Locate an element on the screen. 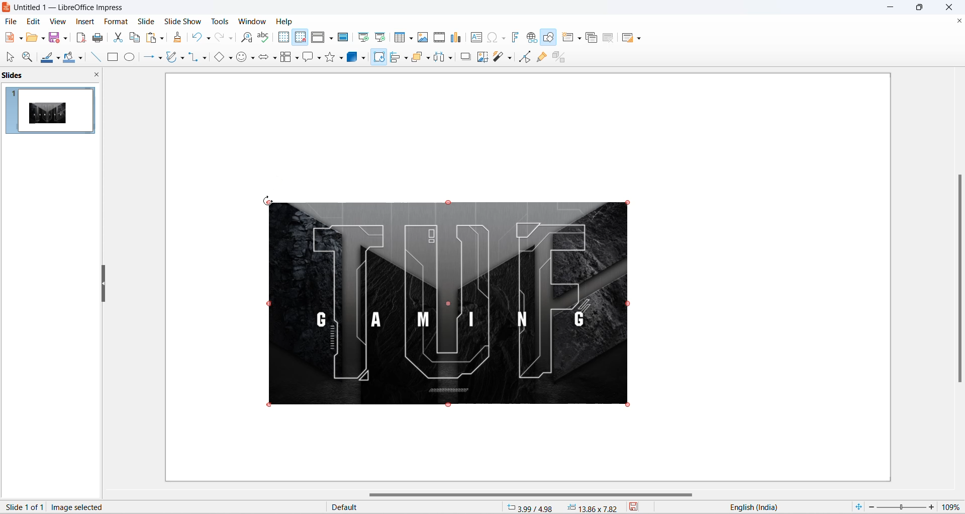  insert audio and video is located at coordinates (438, 37).